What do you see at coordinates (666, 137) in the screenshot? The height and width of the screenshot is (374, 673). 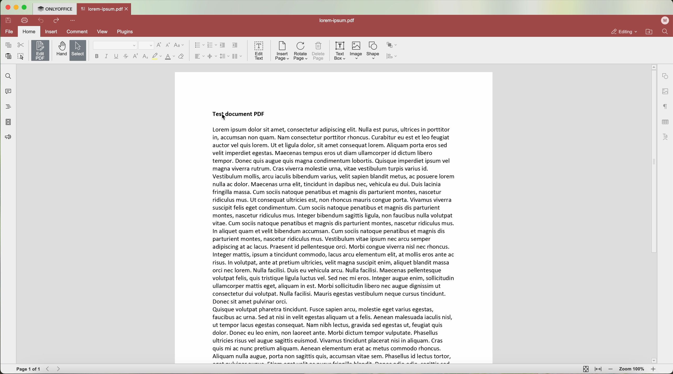 I see `text art settings` at bounding box center [666, 137].